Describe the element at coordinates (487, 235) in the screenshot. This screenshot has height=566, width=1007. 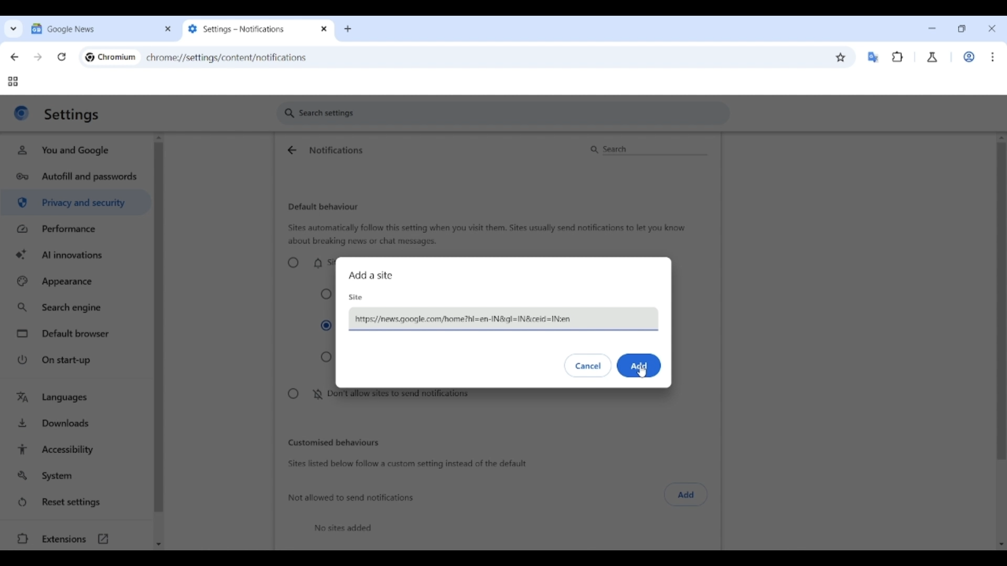
I see `Sites automatically follow this setting when you visit them. Sites usually send notifications to let you know
about breaking news or chat messages.` at that location.